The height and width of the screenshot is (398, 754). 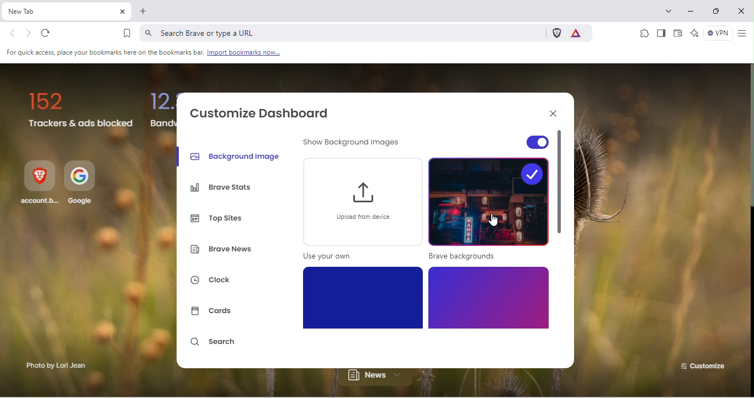 I want to click on New tab, so click(x=59, y=12).